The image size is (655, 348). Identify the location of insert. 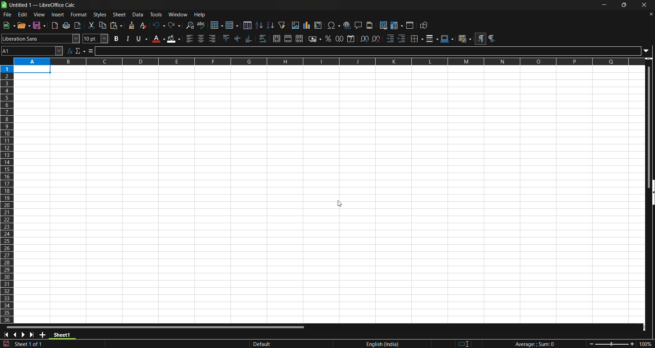
(58, 15).